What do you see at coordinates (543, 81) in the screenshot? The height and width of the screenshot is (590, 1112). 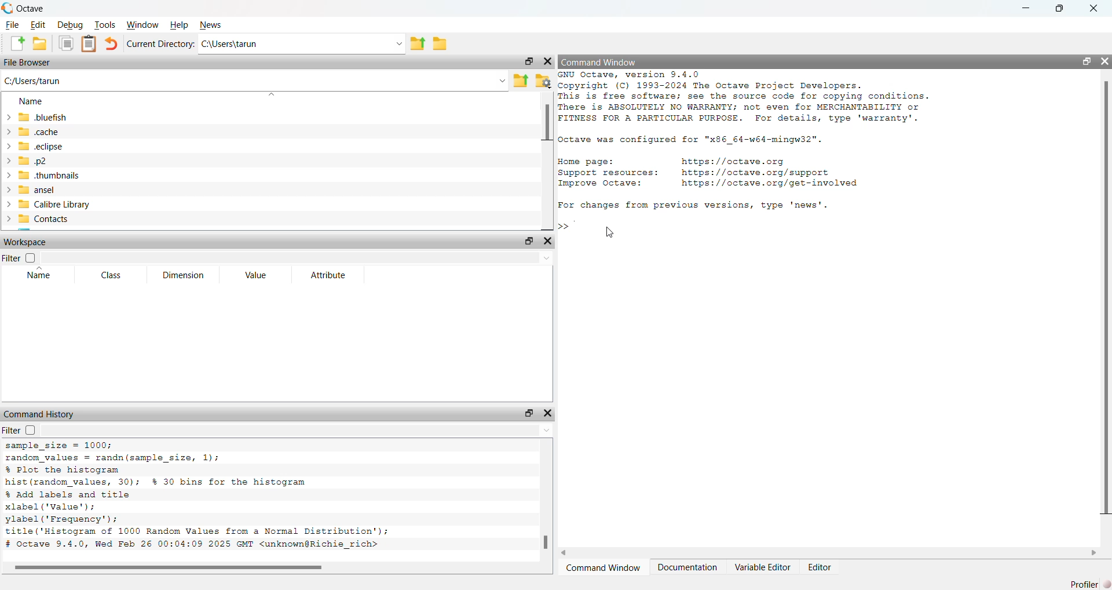 I see `Folder settings` at bounding box center [543, 81].